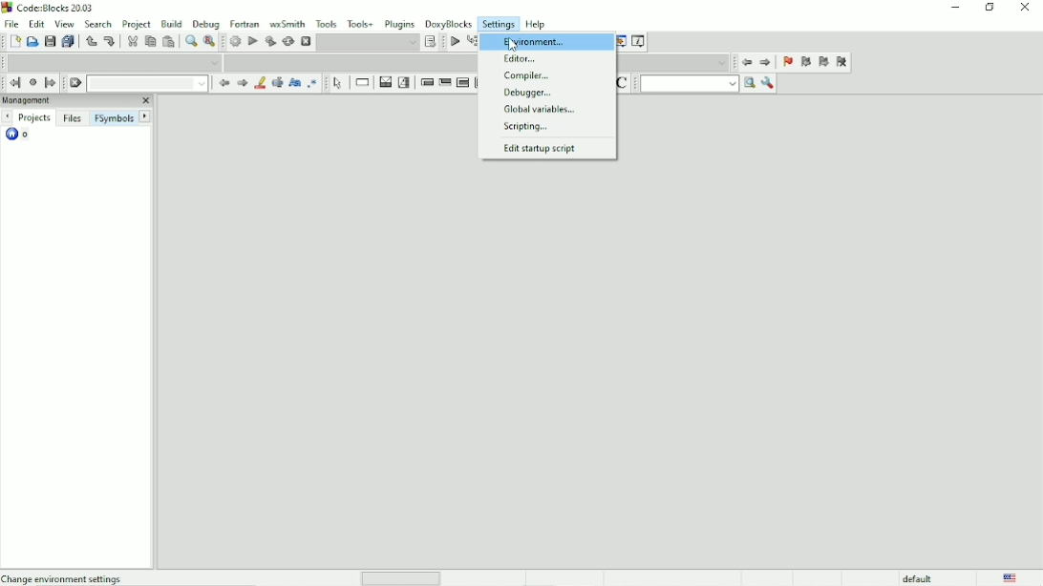 This screenshot has height=586, width=1043. Describe the element at coordinates (287, 42) in the screenshot. I see `Rebuild` at that location.